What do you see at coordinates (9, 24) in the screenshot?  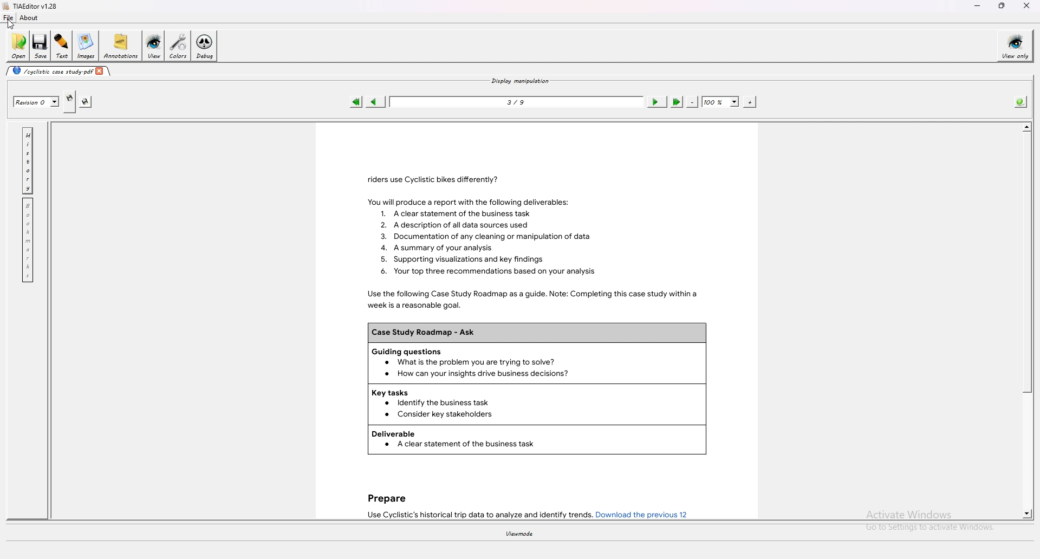 I see `cursor` at bounding box center [9, 24].